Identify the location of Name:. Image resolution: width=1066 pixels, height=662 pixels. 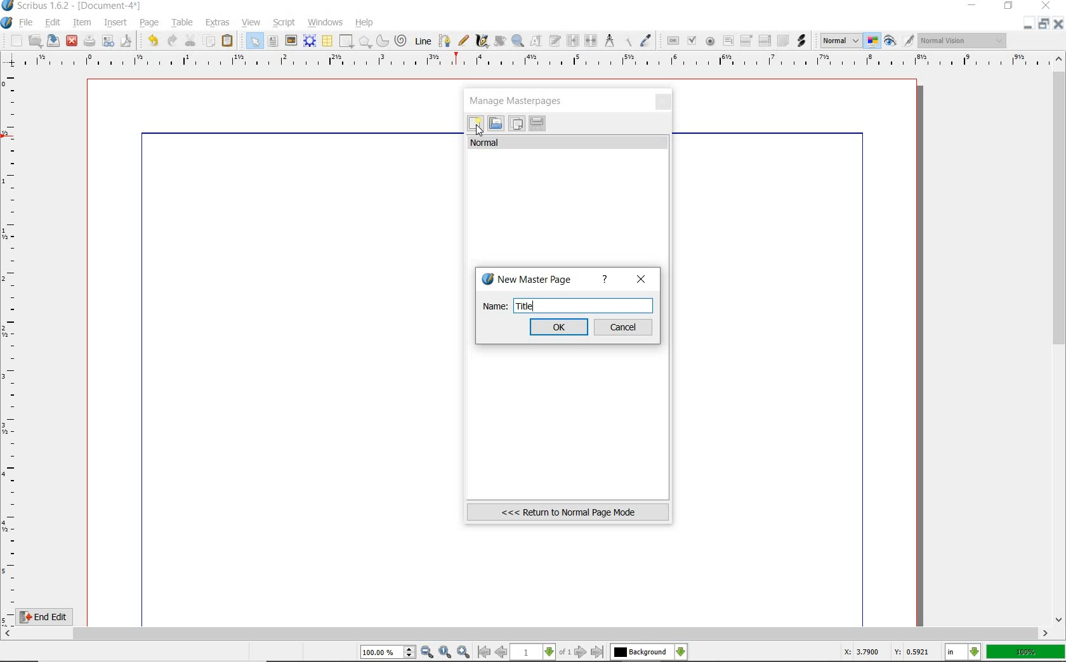
(492, 307).